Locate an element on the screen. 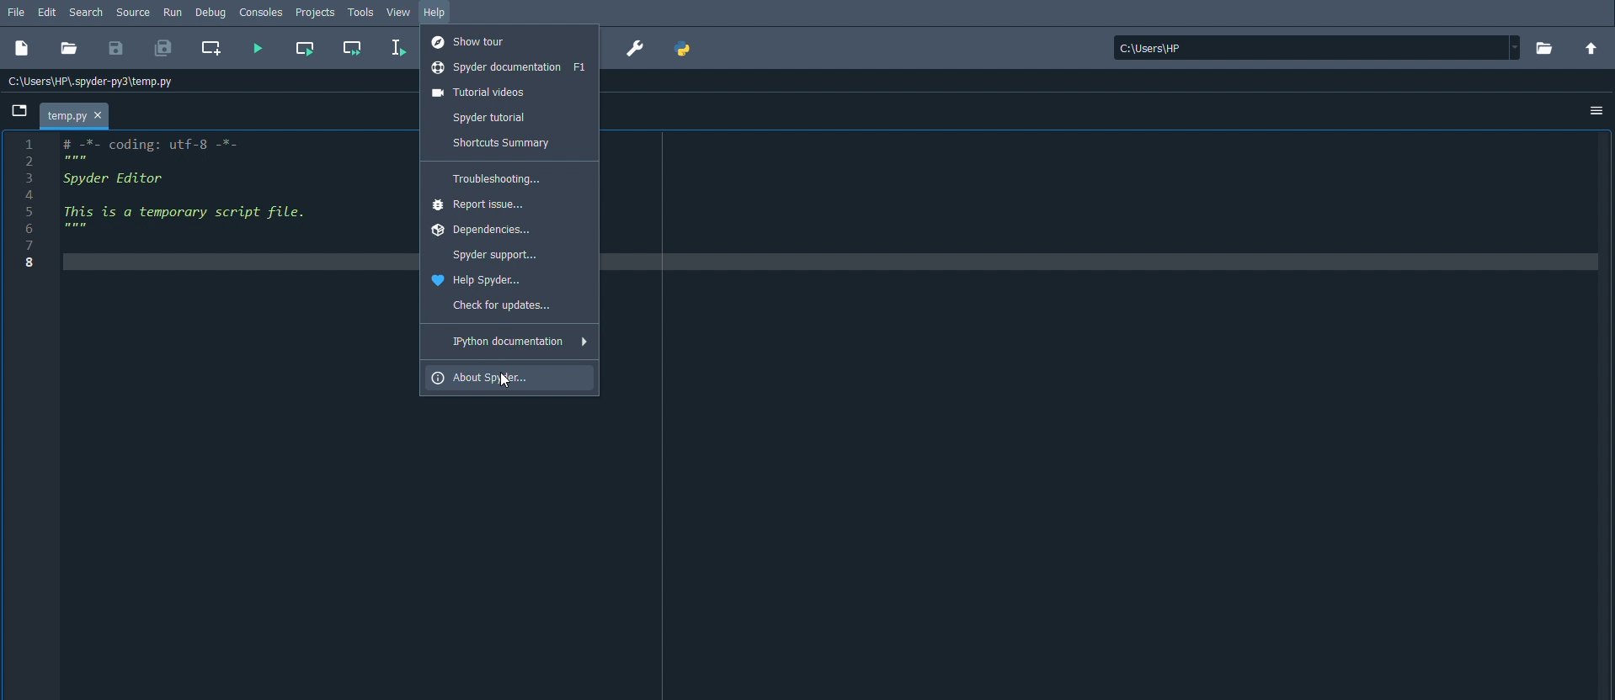 This screenshot has height=700, width=1615. Show tour is located at coordinates (473, 41).